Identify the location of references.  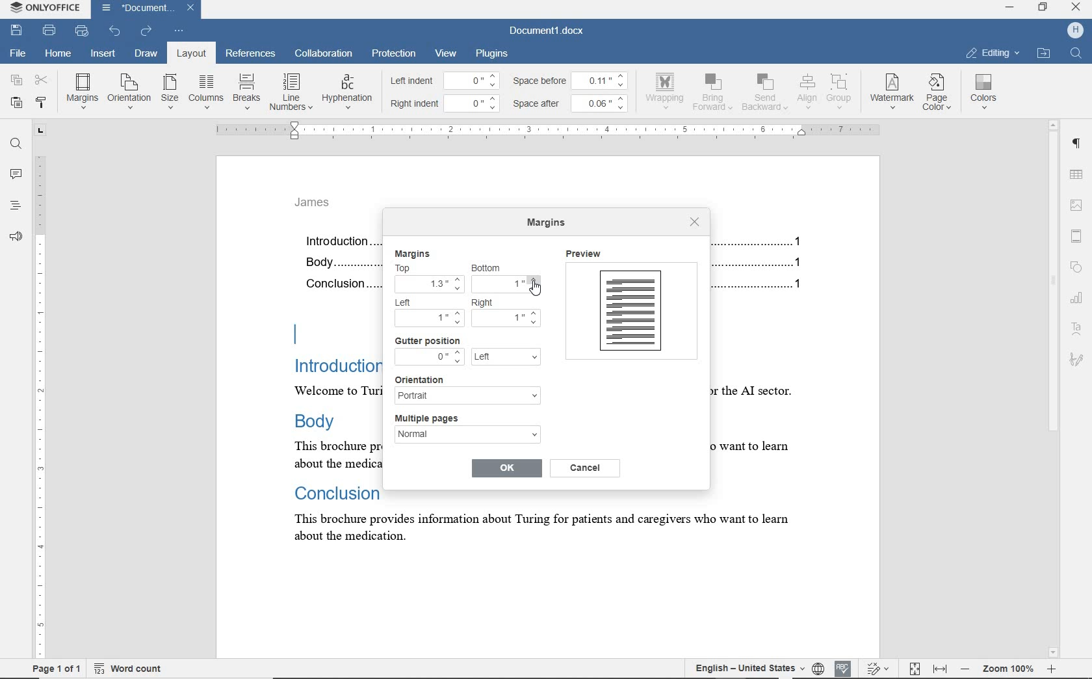
(251, 55).